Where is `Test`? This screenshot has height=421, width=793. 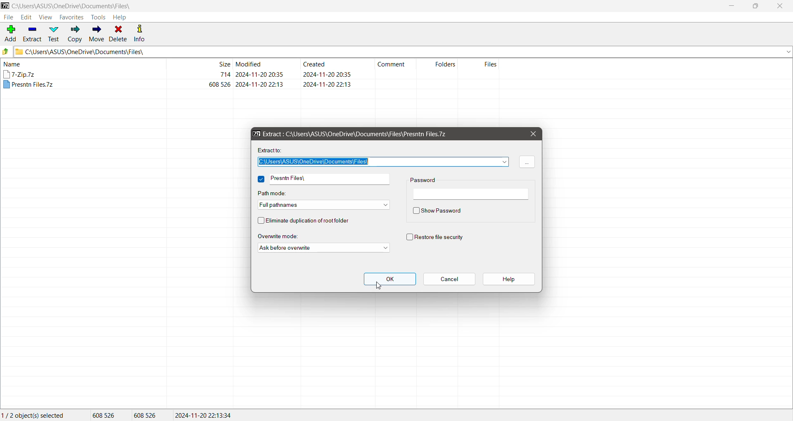
Test is located at coordinates (55, 34).